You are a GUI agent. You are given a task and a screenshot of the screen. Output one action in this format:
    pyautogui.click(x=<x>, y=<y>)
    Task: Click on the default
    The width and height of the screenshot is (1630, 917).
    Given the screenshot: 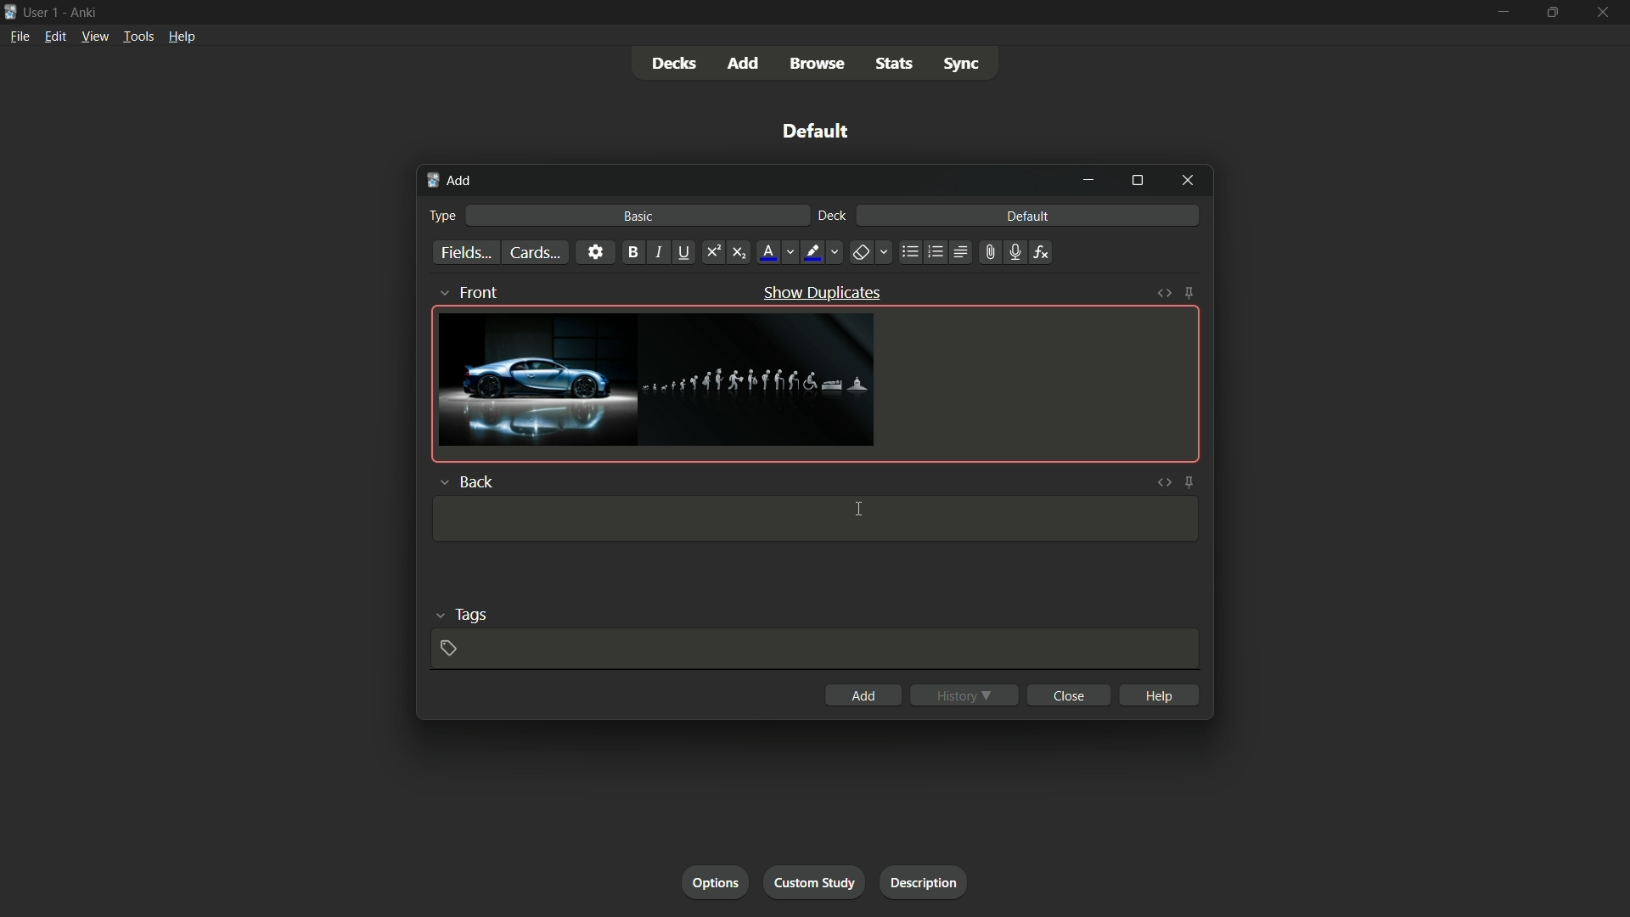 What is the action you would take?
    pyautogui.click(x=1028, y=217)
    